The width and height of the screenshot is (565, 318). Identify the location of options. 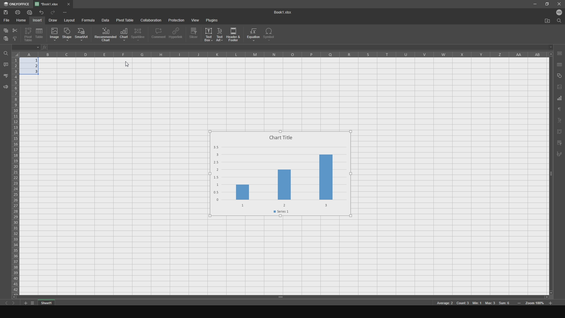
(69, 12).